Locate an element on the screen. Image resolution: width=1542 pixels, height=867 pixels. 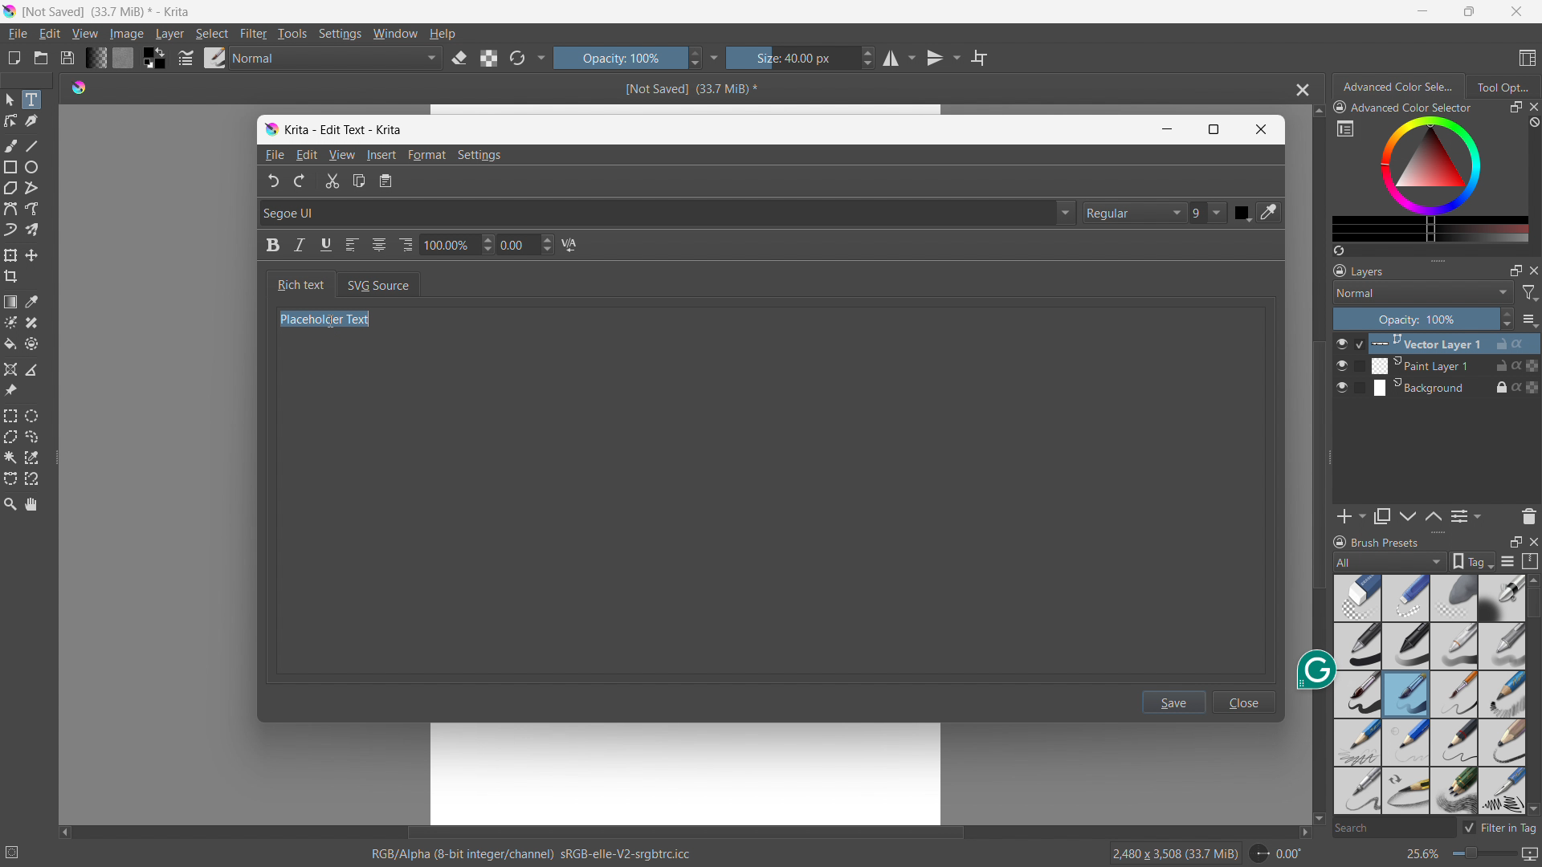
color wheels is located at coordinates (1430, 165).